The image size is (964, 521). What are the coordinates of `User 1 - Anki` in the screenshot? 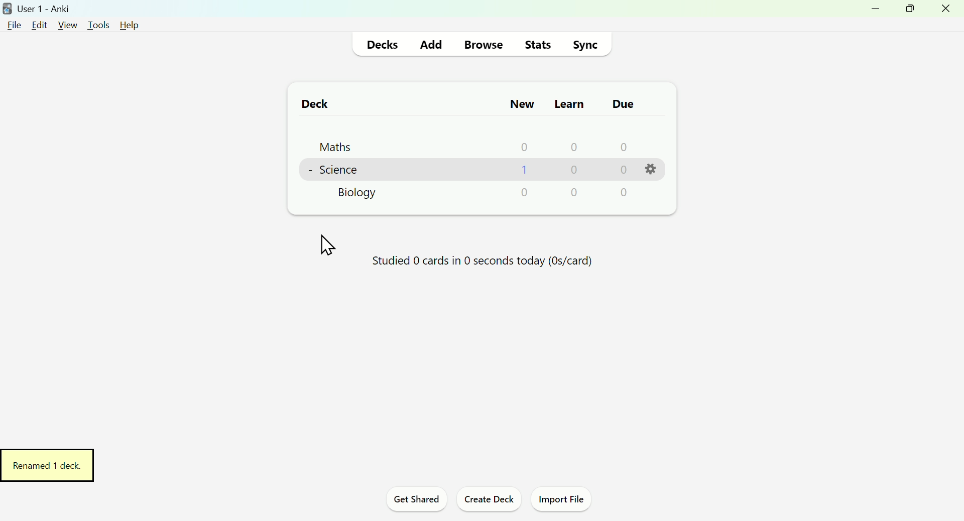 It's located at (39, 8).